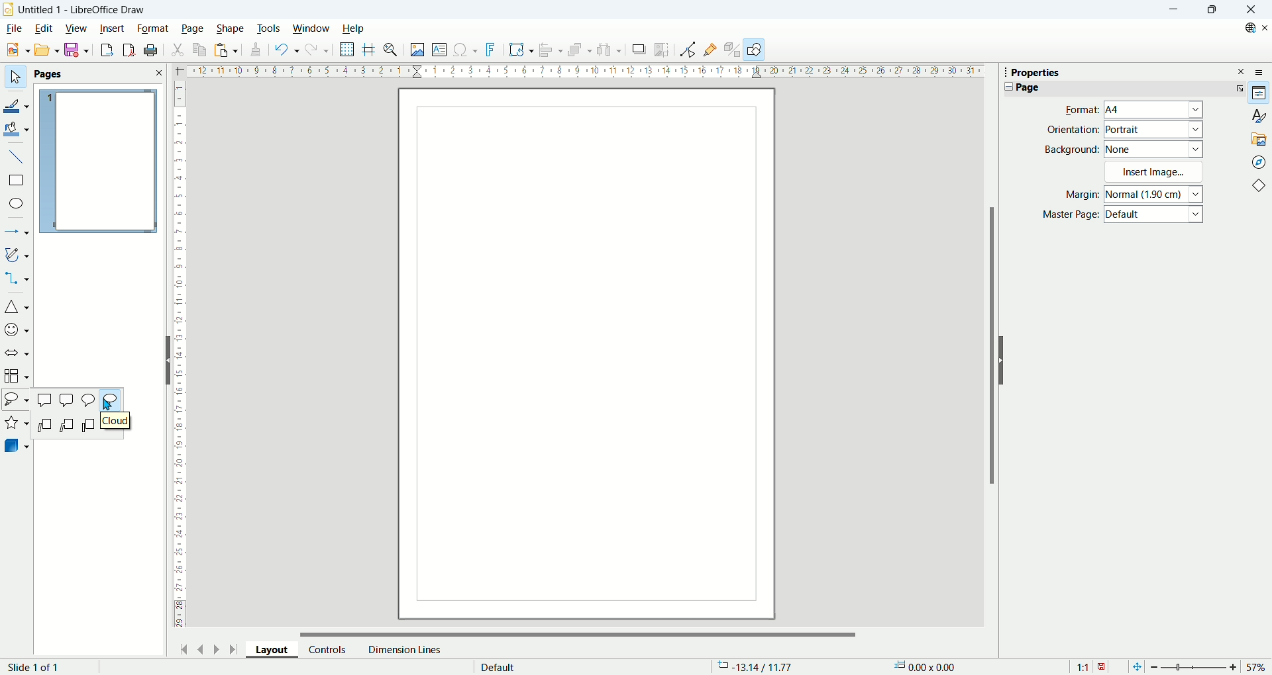  I want to click on Properties, so click(1259, 93).